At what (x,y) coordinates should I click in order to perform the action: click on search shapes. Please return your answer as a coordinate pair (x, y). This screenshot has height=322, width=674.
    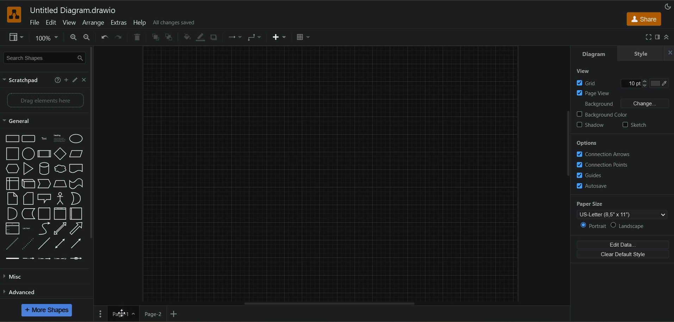
    Looking at the image, I should click on (45, 58).